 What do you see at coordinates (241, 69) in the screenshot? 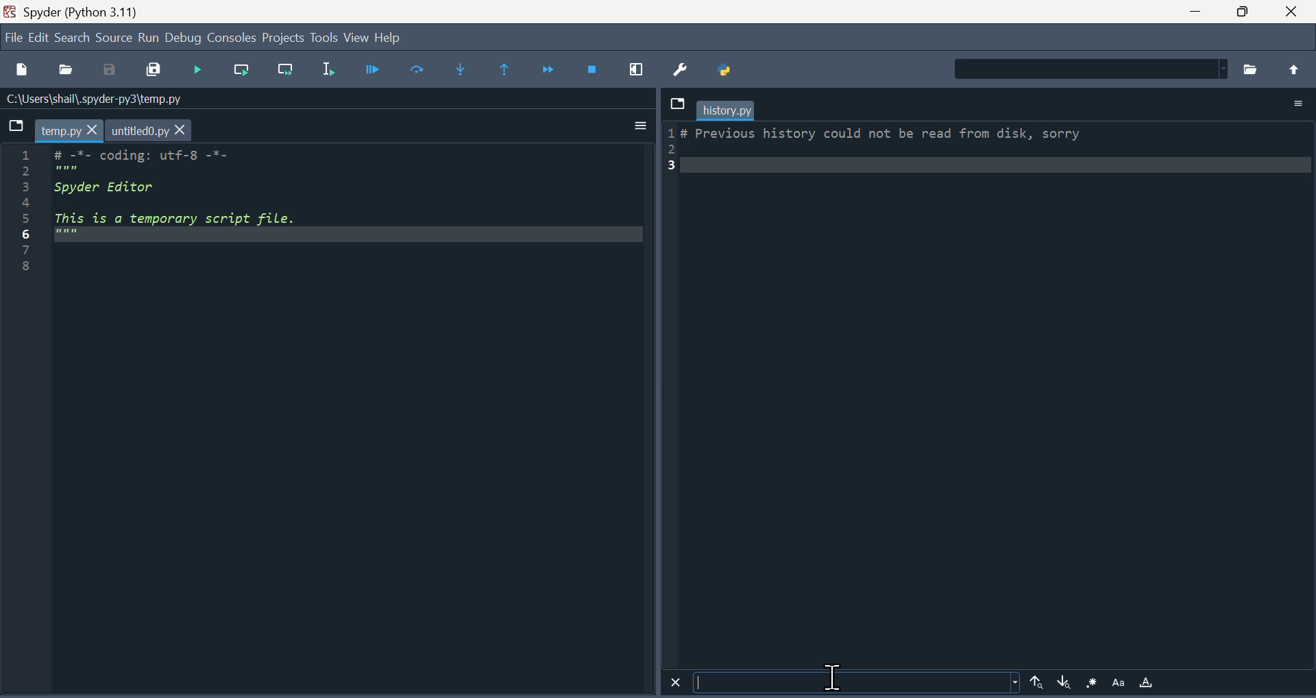
I see `run current line` at bounding box center [241, 69].